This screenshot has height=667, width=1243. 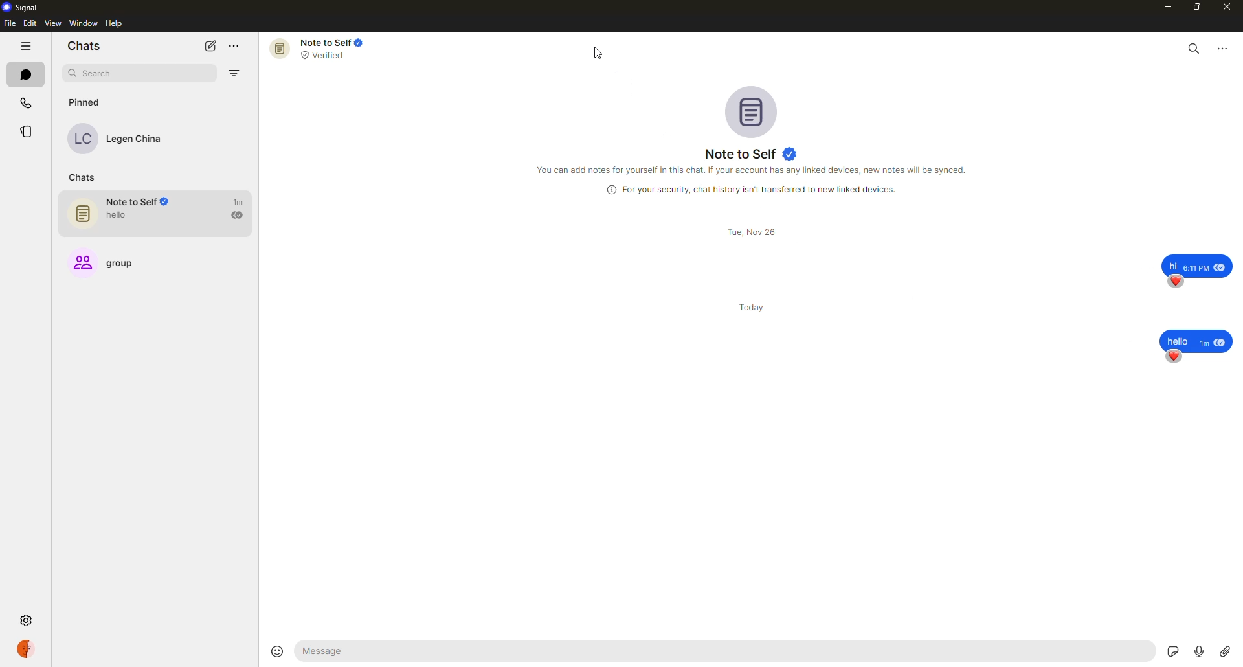 What do you see at coordinates (1196, 648) in the screenshot?
I see `record` at bounding box center [1196, 648].